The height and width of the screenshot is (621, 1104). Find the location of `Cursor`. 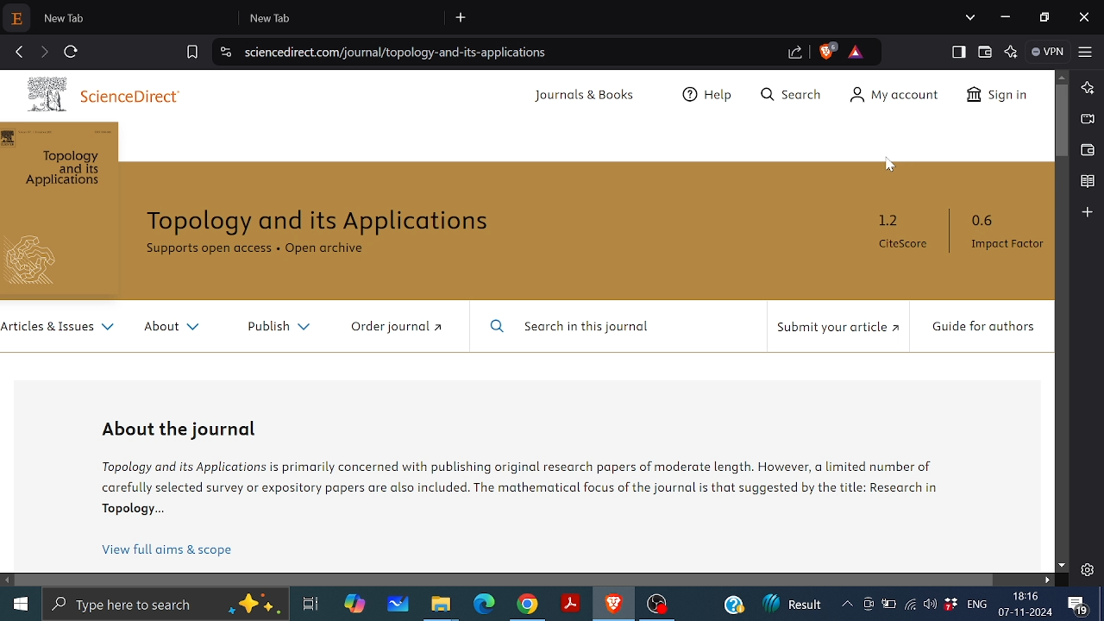

Cursor is located at coordinates (888, 169).